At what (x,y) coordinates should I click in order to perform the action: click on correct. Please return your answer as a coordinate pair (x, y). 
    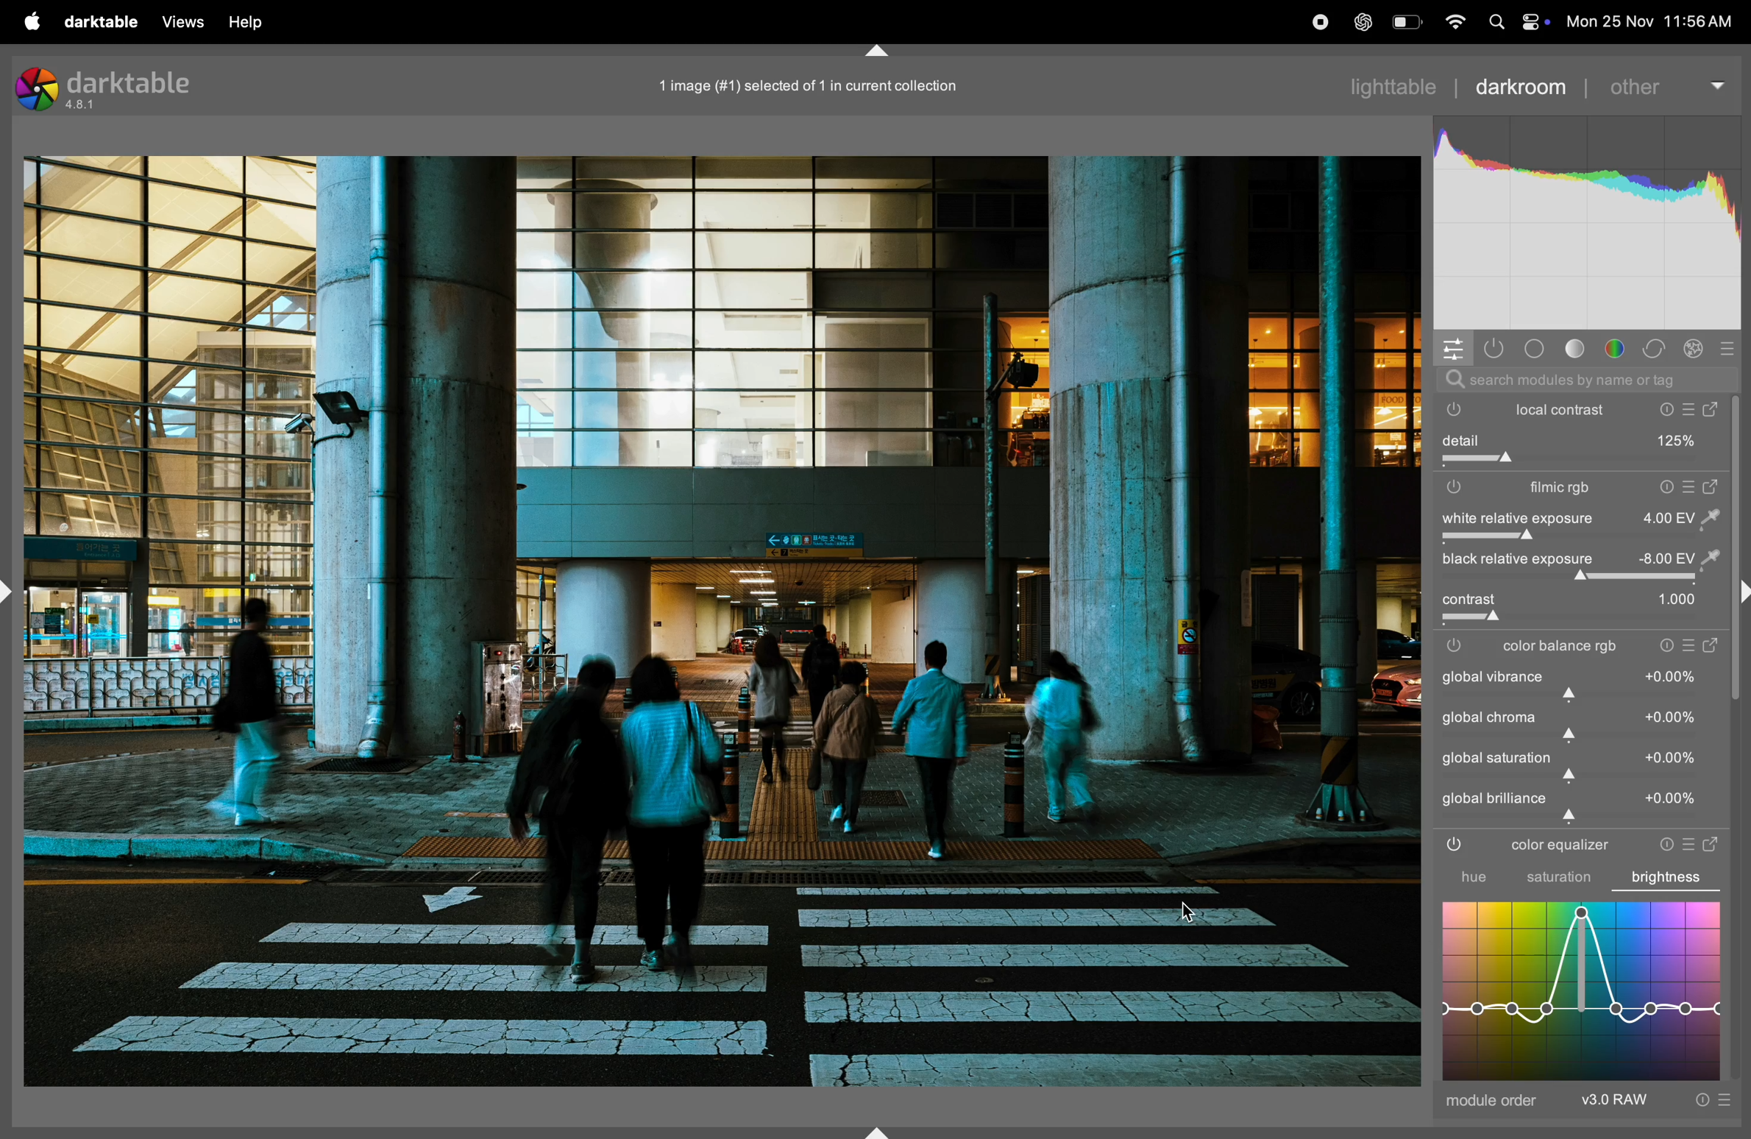
    Looking at the image, I should click on (1658, 346).